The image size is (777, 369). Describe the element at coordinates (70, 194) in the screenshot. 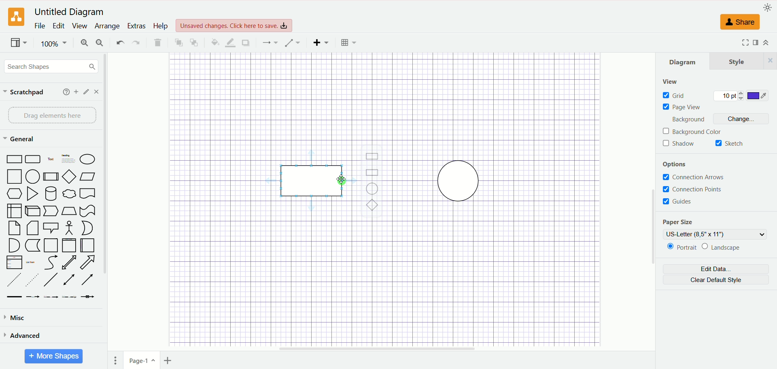

I see `Thought Bubble` at that location.